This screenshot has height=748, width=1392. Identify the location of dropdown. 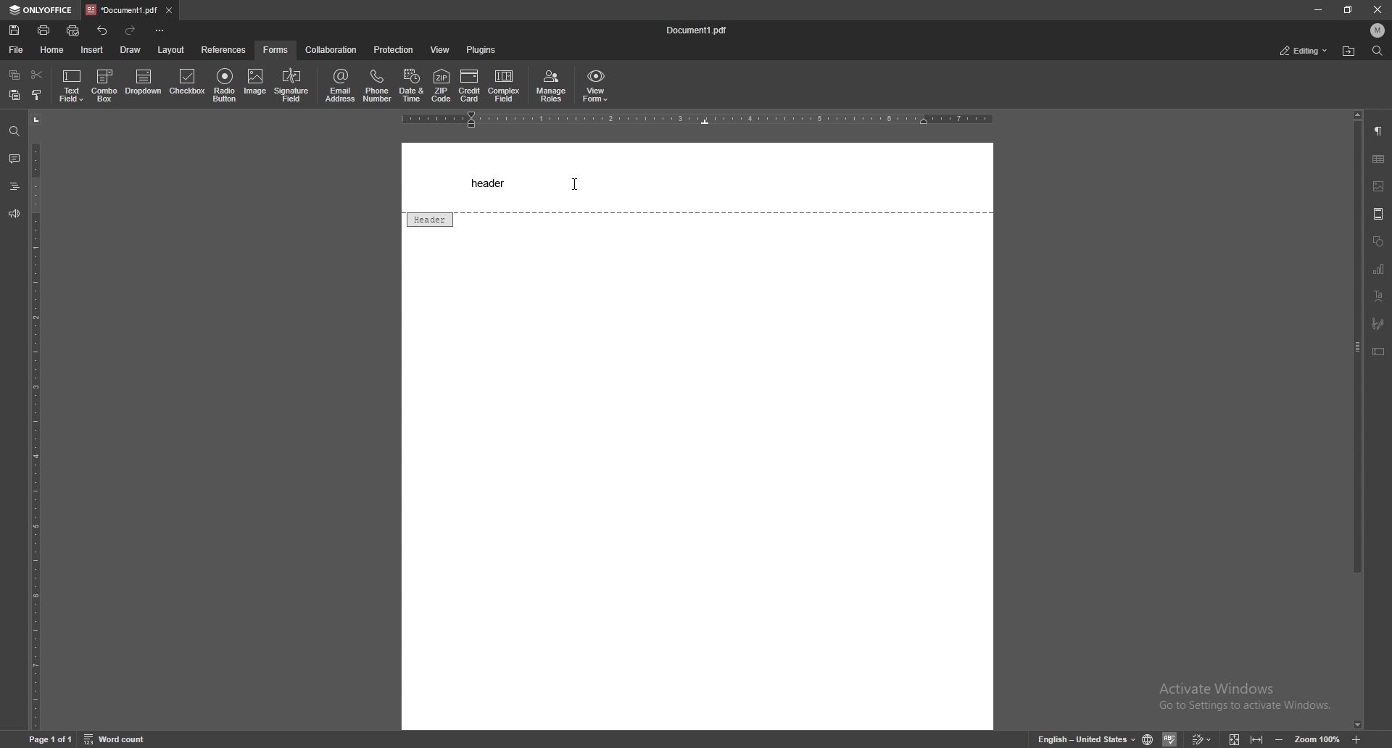
(144, 84).